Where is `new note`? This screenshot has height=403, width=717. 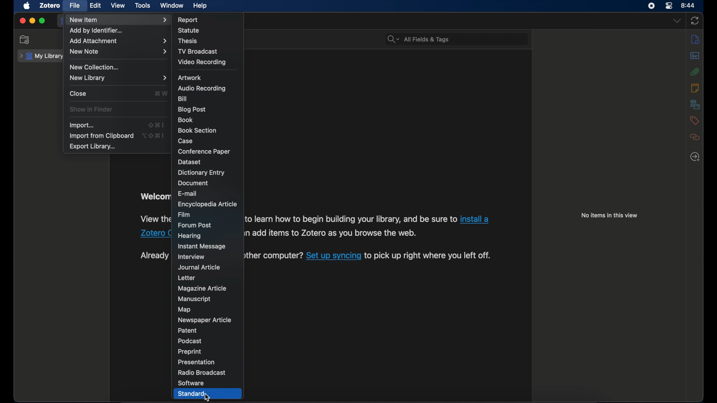
new note is located at coordinates (118, 51).